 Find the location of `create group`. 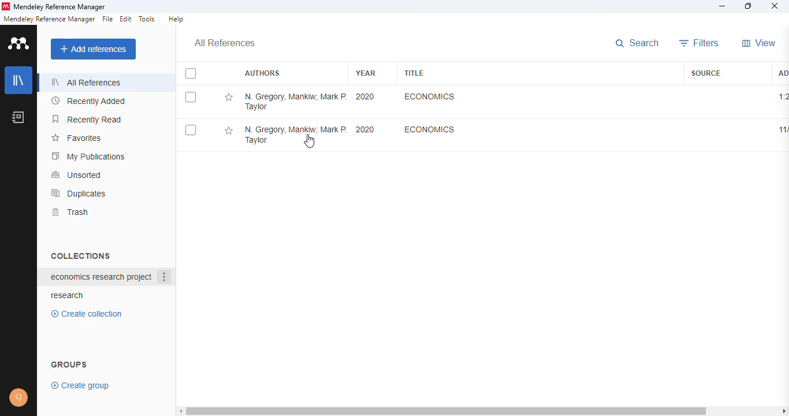

create group is located at coordinates (81, 385).